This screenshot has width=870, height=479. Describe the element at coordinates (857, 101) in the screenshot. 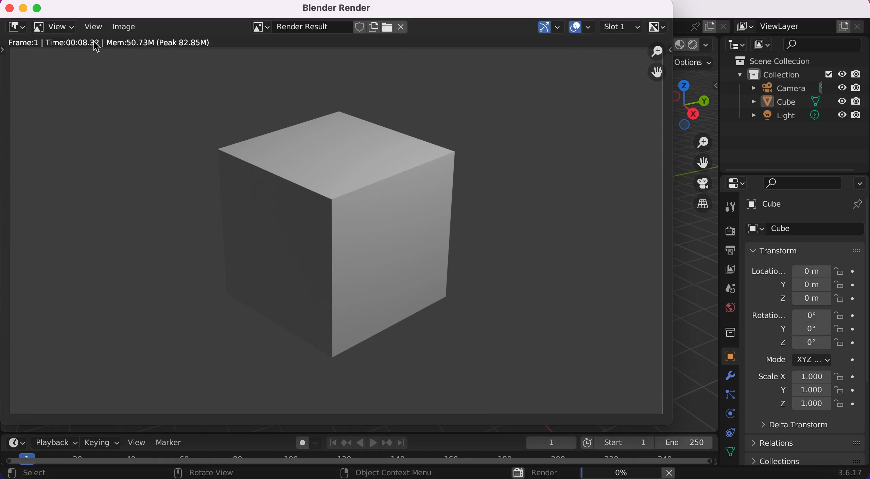

I see `disable in render` at that location.